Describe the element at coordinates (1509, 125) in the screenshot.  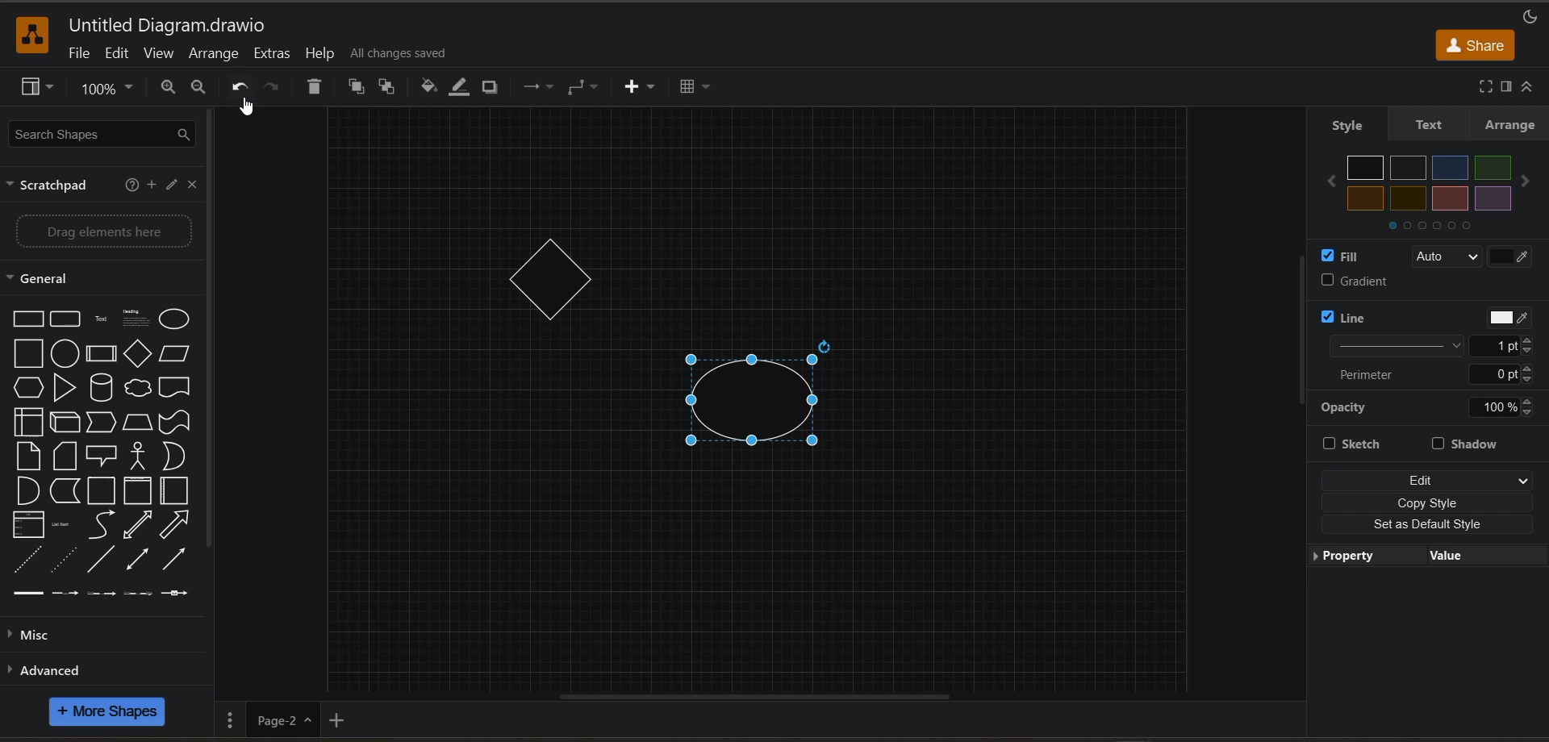
I see `arrange` at that location.